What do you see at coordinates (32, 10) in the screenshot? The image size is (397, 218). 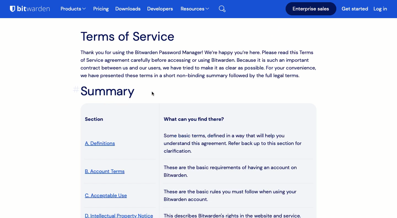 I see `Bitwarden` at bounding box center [32, 10].